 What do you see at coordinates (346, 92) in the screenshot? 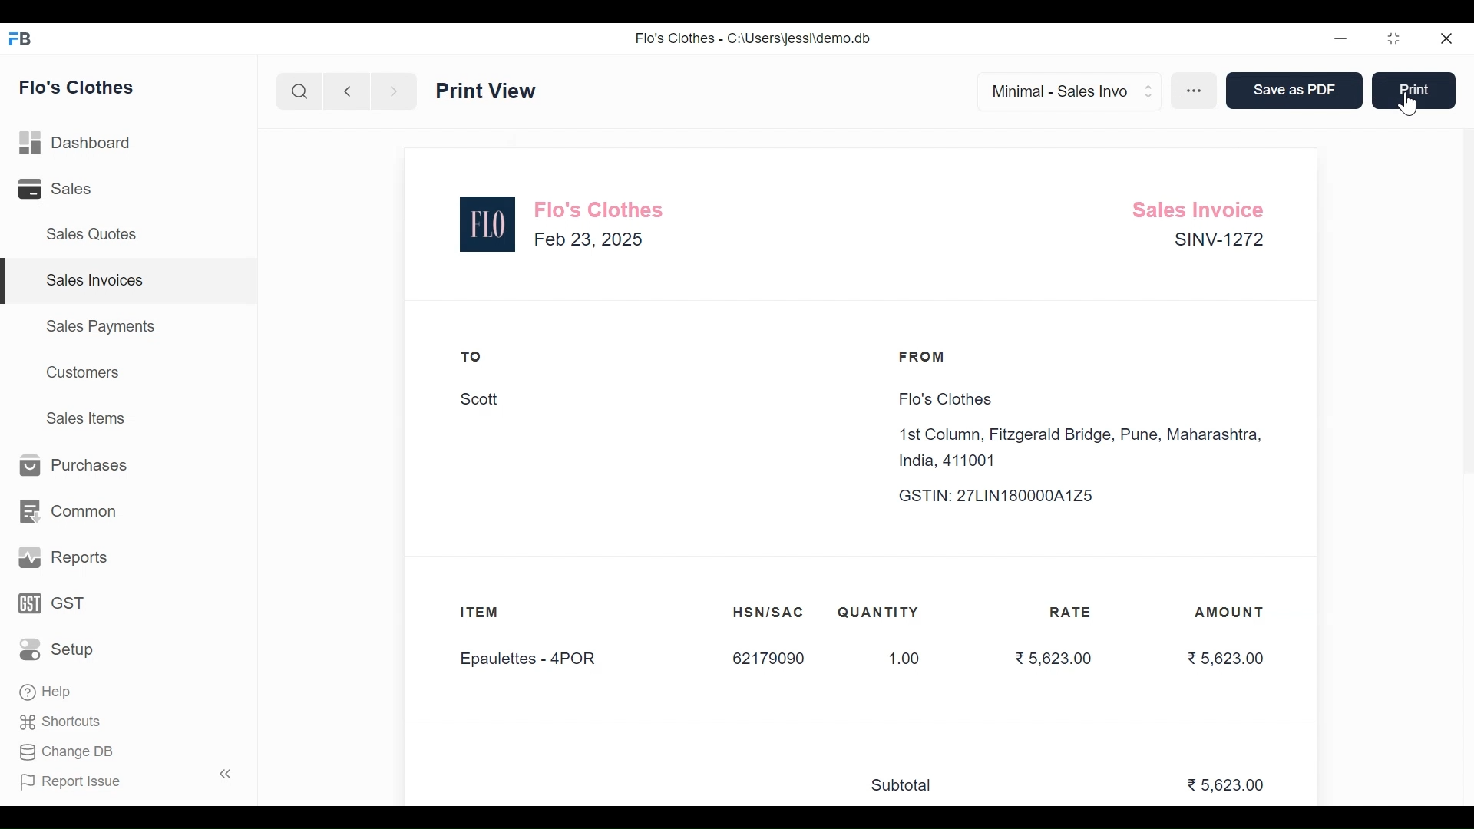
I see `Navigate Back` at bounding box center [346, 92].